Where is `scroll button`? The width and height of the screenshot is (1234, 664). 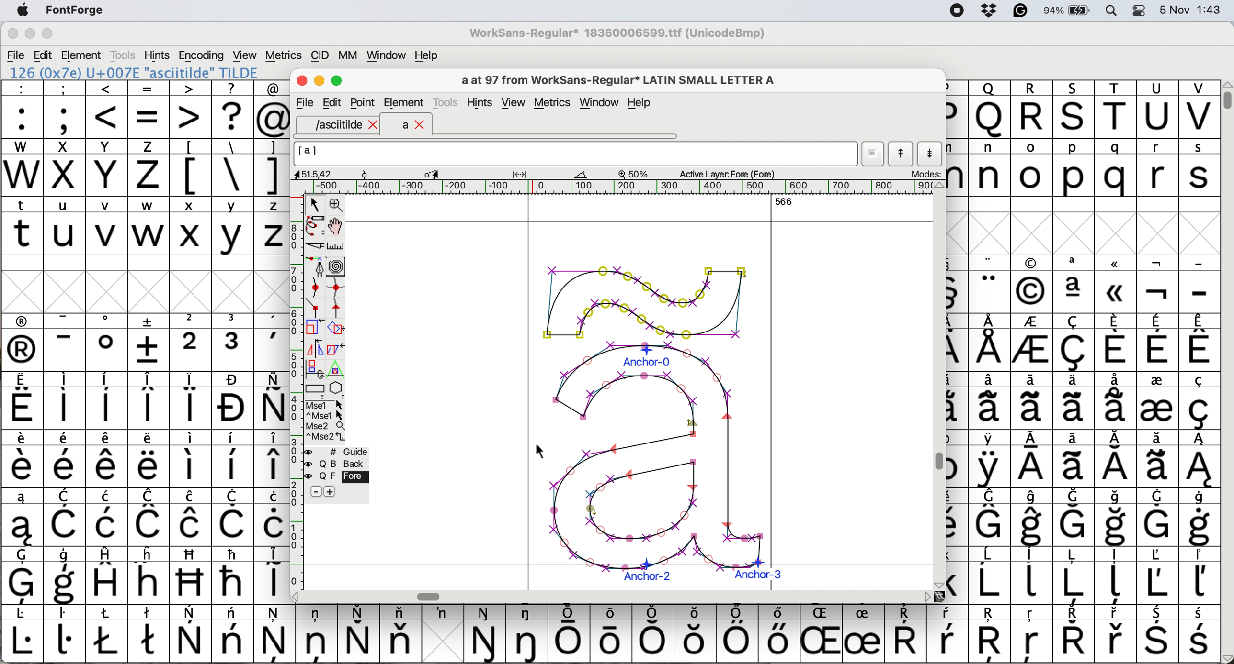
scroll button is located at coordinates (1226, 657).